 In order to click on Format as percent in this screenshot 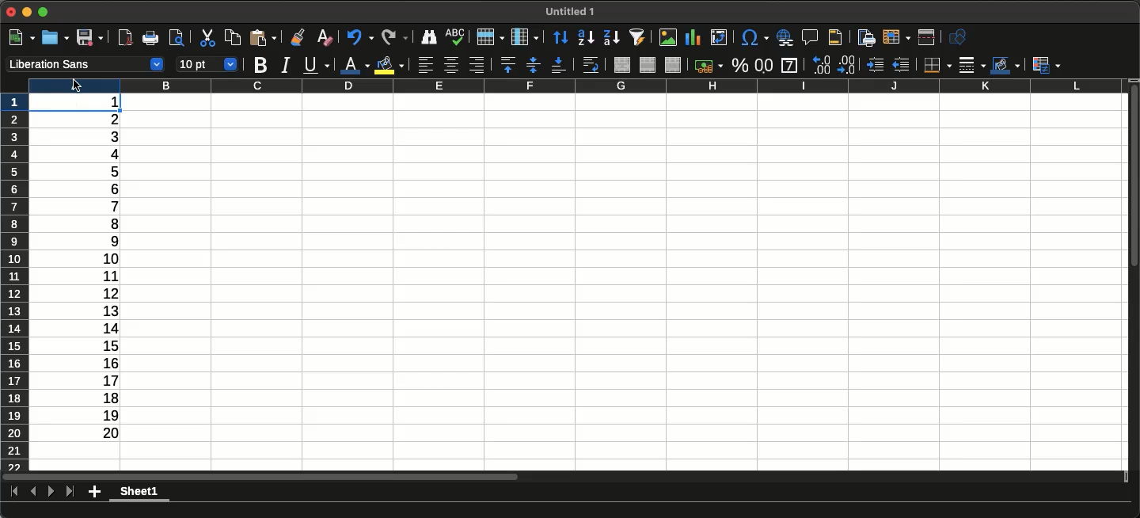, I will do `click(739, 65)`.